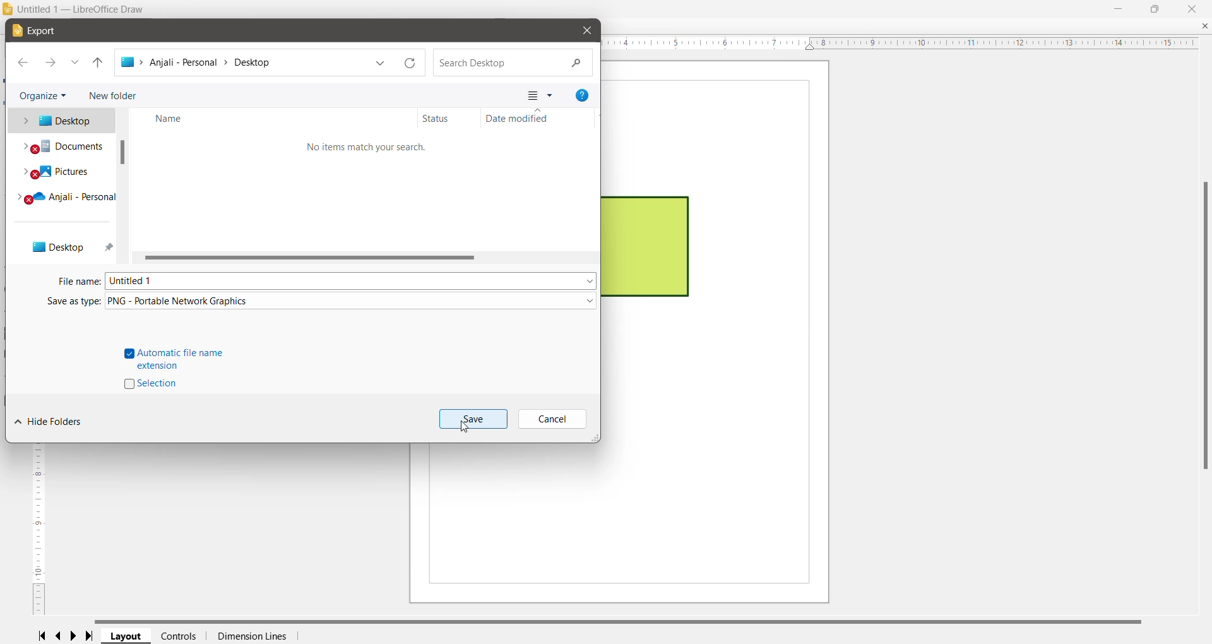  Describe the element at coordinates (586, 30) in the screenshot. I see `Close` at that location.